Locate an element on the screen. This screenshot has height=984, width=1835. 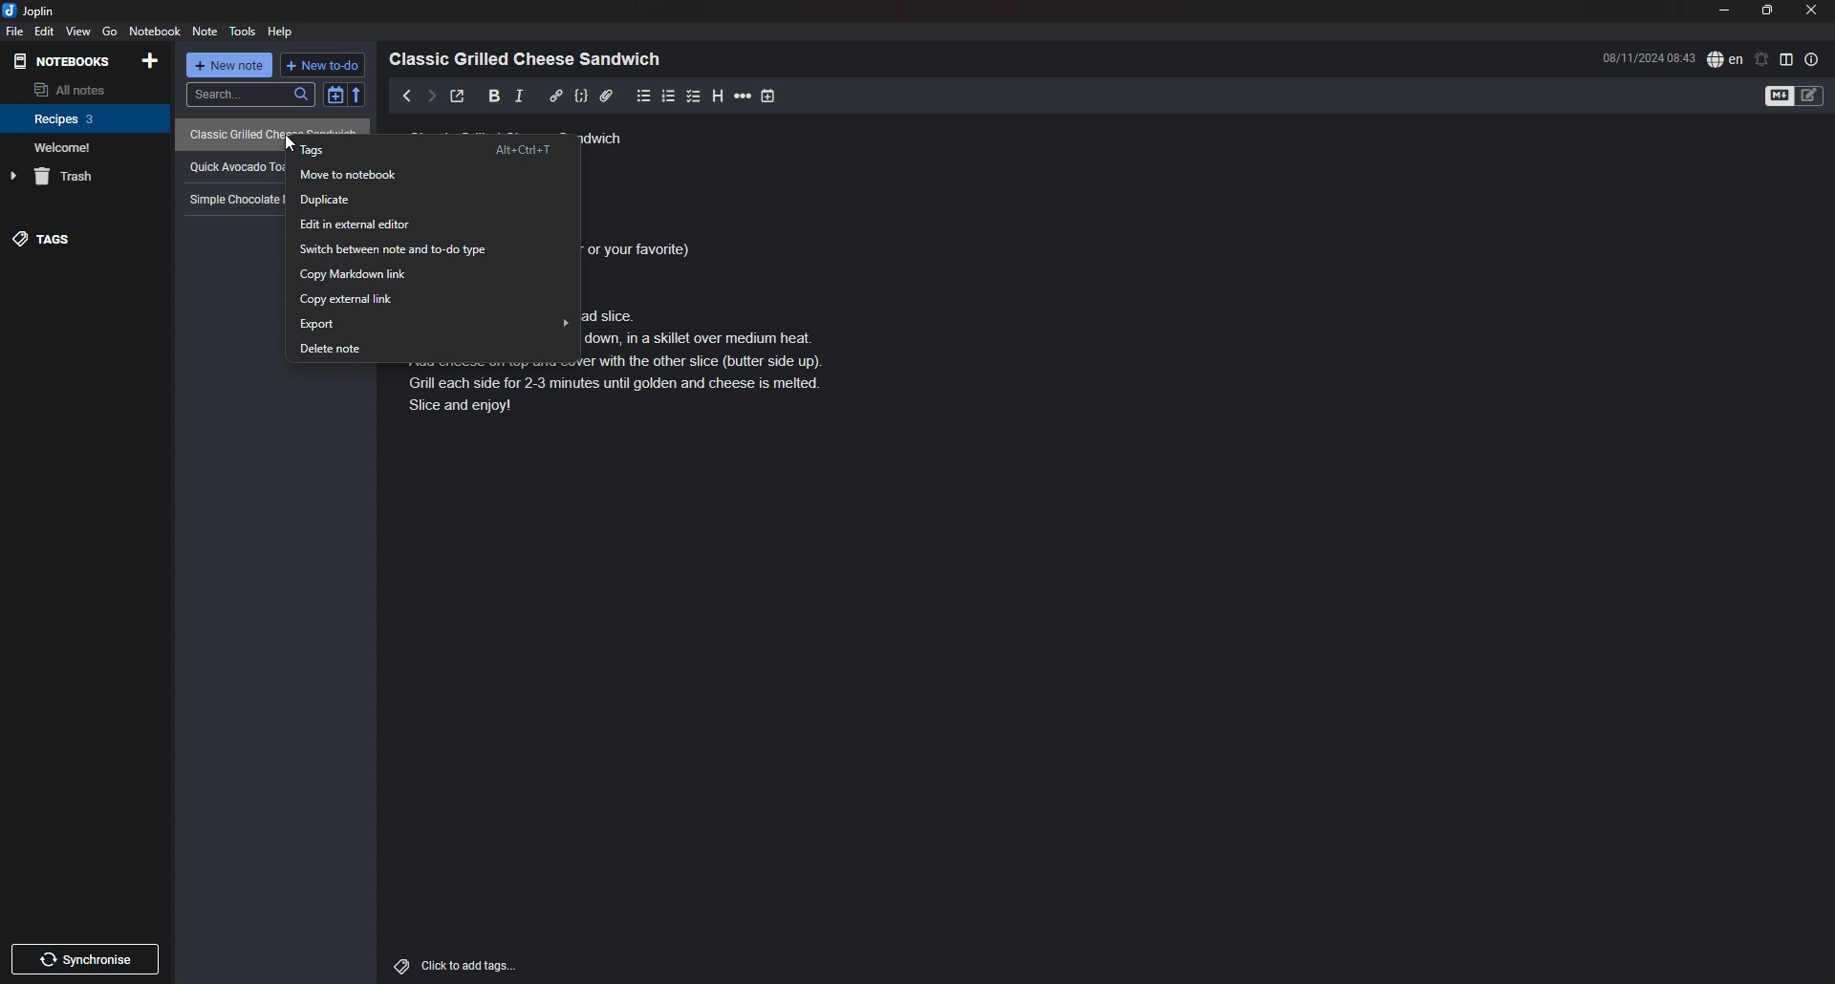
set alarm is located at coordinates (1762, 58).